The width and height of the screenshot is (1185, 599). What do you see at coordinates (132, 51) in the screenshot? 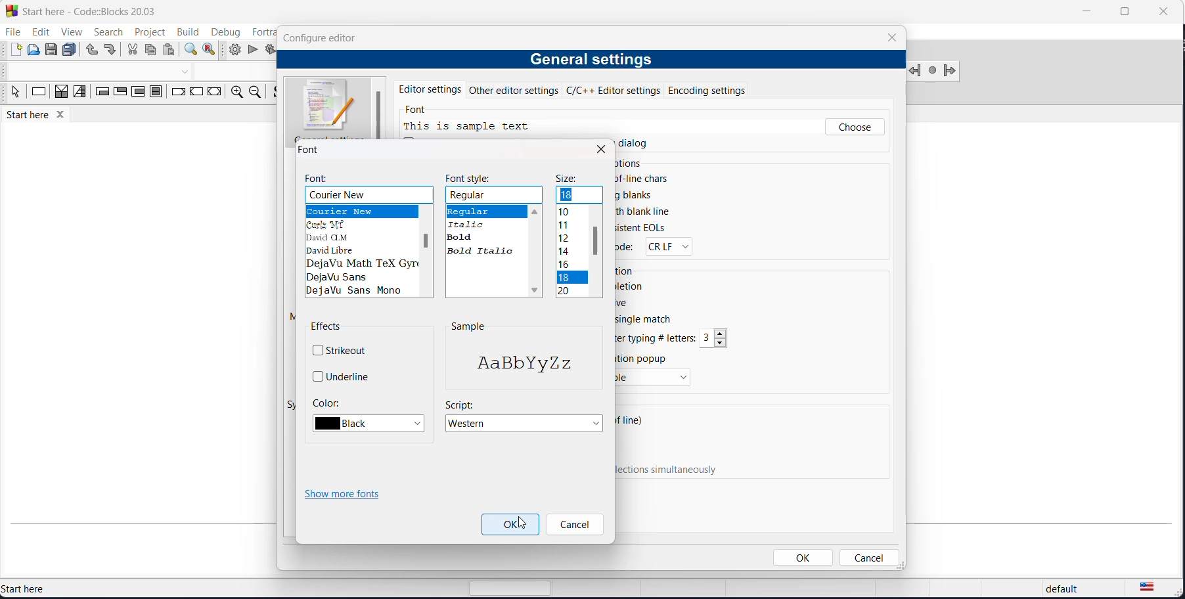
I see `cut` at bounding box center [132, 51].